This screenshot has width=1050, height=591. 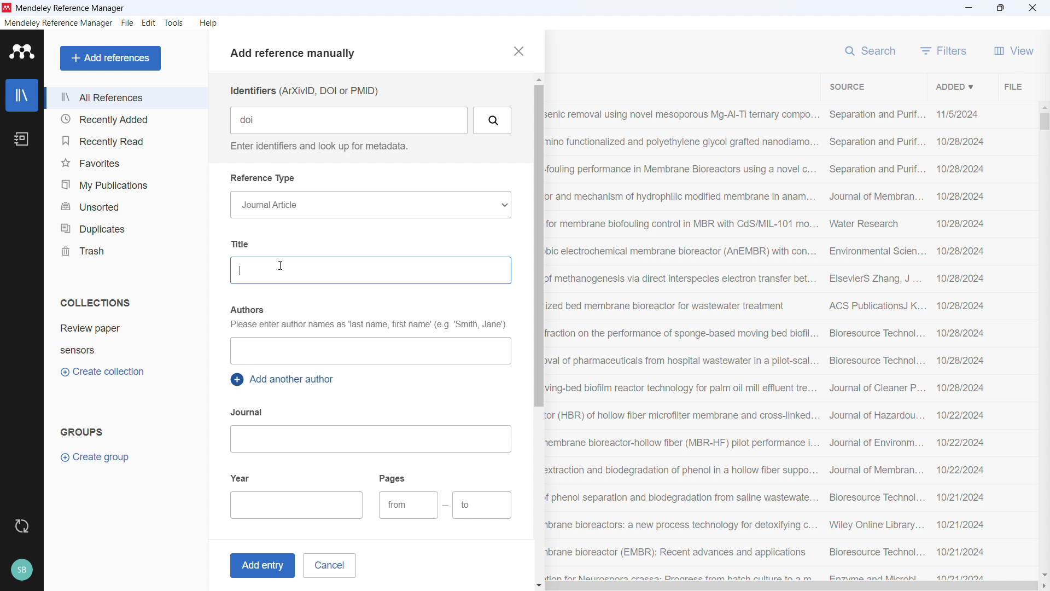 What do you see at coordinates (792, 587) in the screenshot?
I see `Horizontal scroll bar ` at bounding box center [792, 587].